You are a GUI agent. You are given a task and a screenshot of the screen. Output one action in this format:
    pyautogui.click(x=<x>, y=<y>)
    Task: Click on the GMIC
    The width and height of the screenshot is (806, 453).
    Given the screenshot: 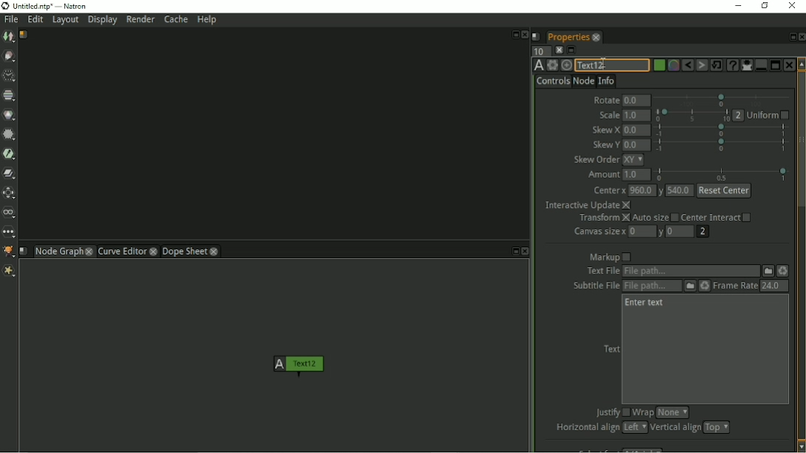 What is the action you would take?
    pyautogui.click(x=9, y=252)
    